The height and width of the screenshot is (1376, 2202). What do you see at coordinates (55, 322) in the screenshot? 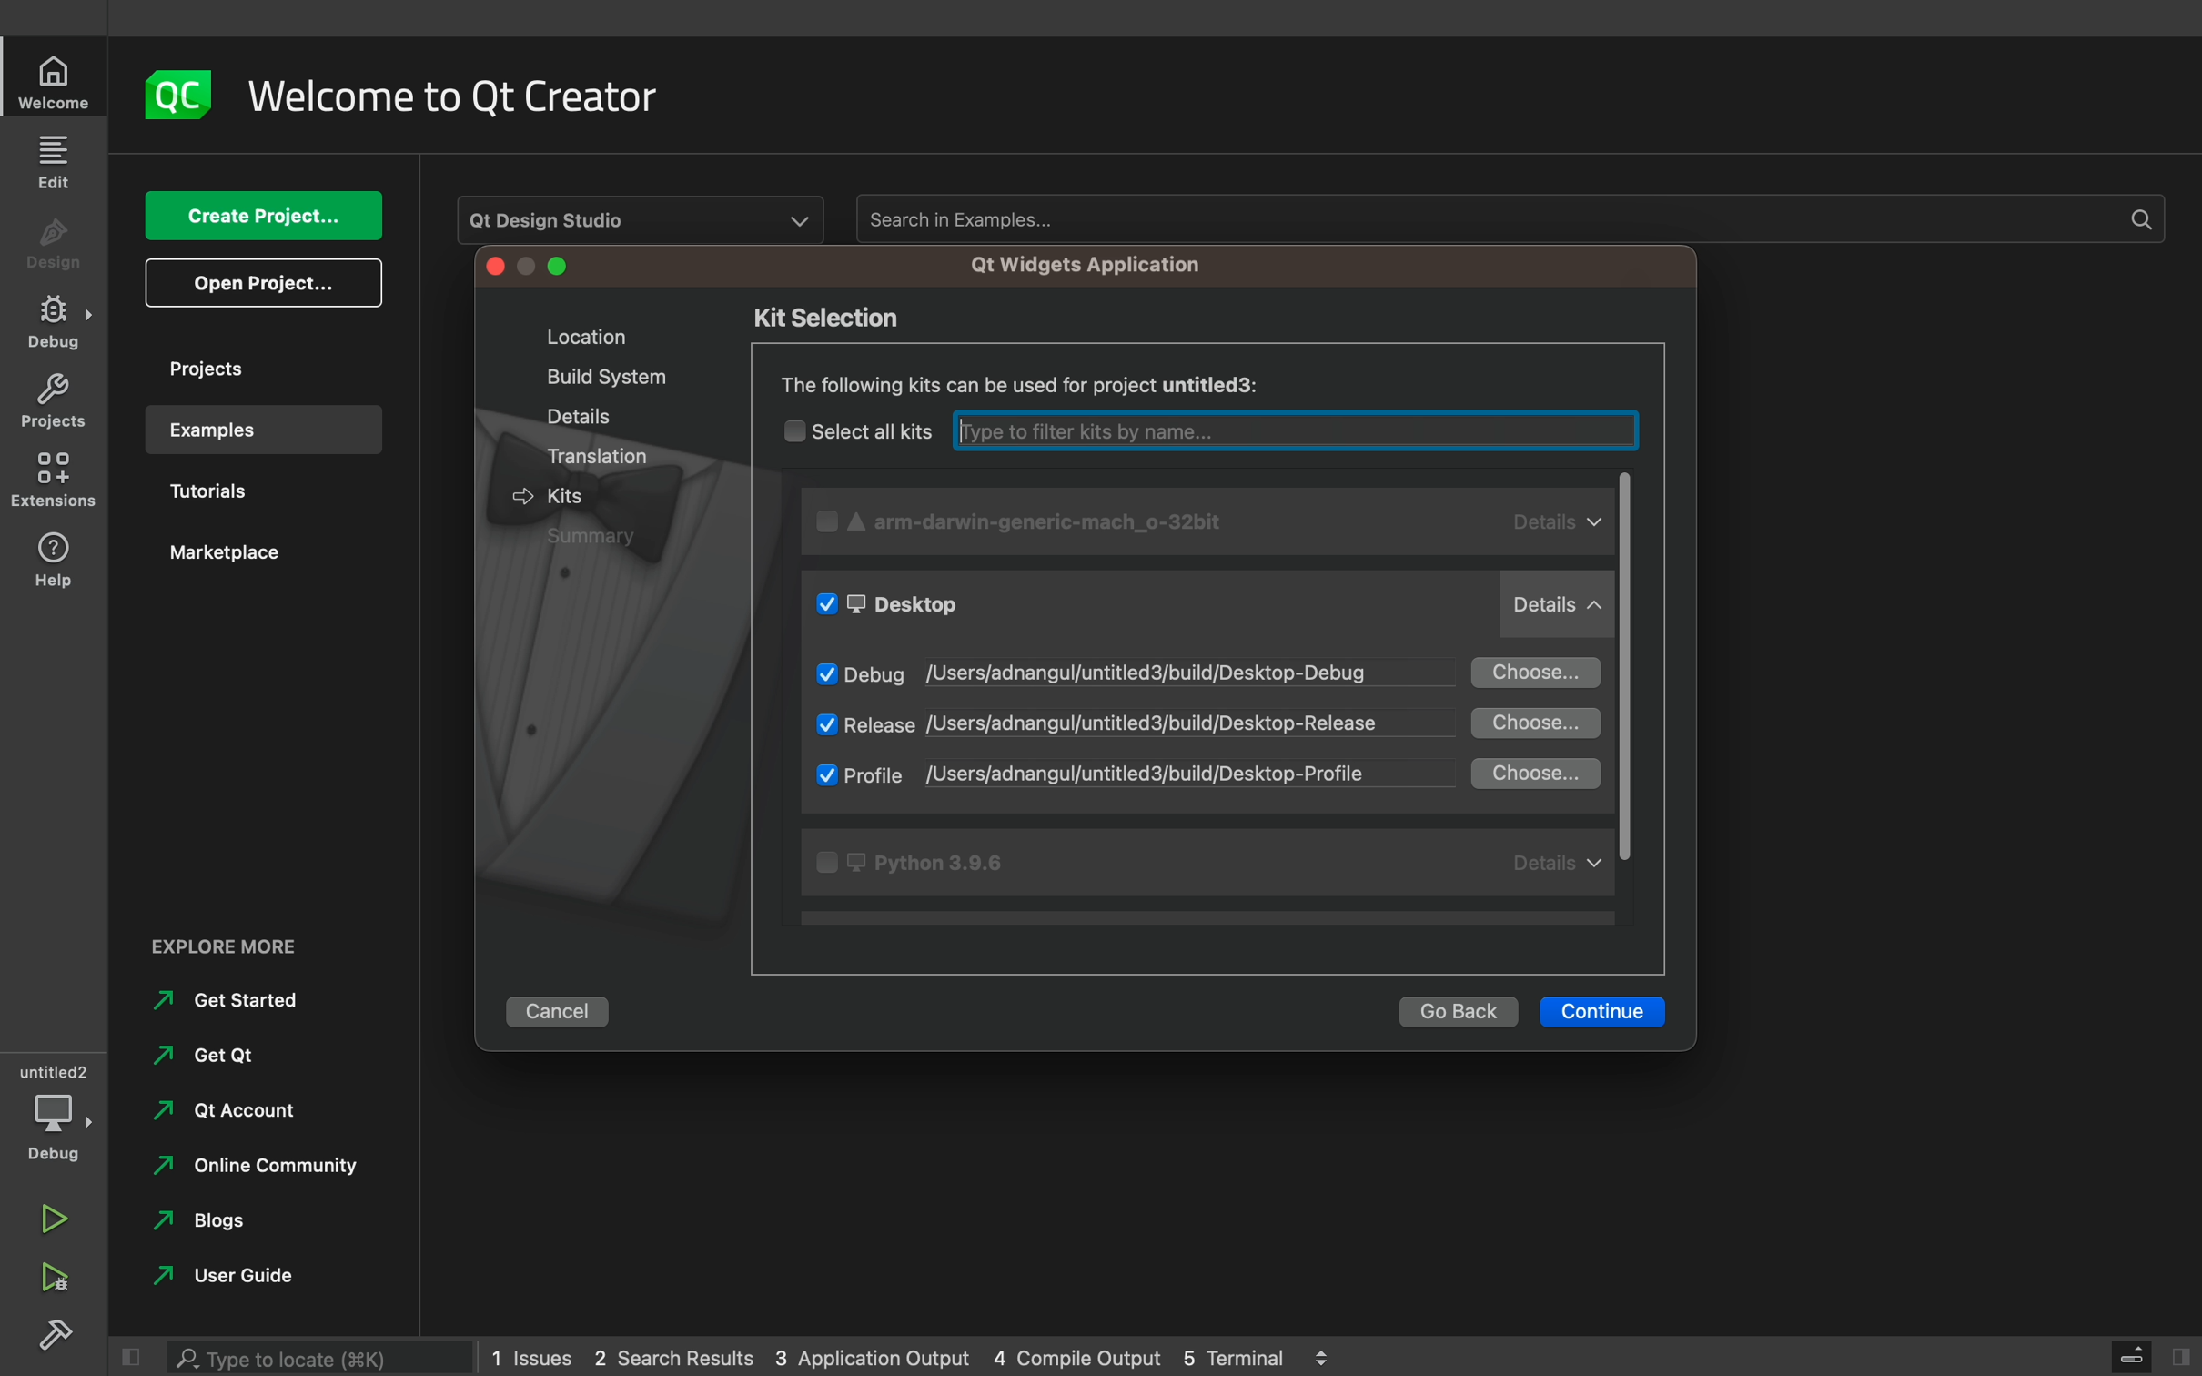
I see `` at bounding box center [55, 322].